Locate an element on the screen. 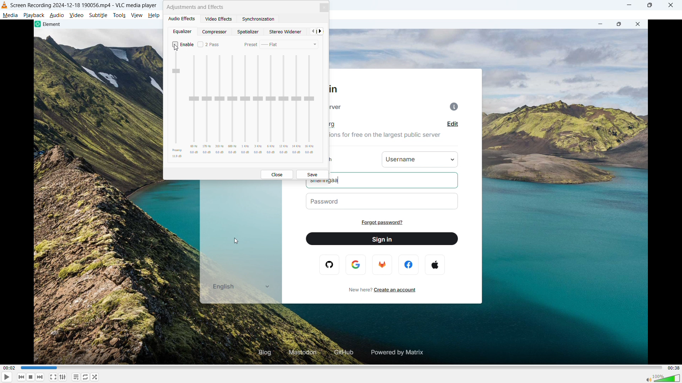  Cursor is located at coordinates (176, 49).